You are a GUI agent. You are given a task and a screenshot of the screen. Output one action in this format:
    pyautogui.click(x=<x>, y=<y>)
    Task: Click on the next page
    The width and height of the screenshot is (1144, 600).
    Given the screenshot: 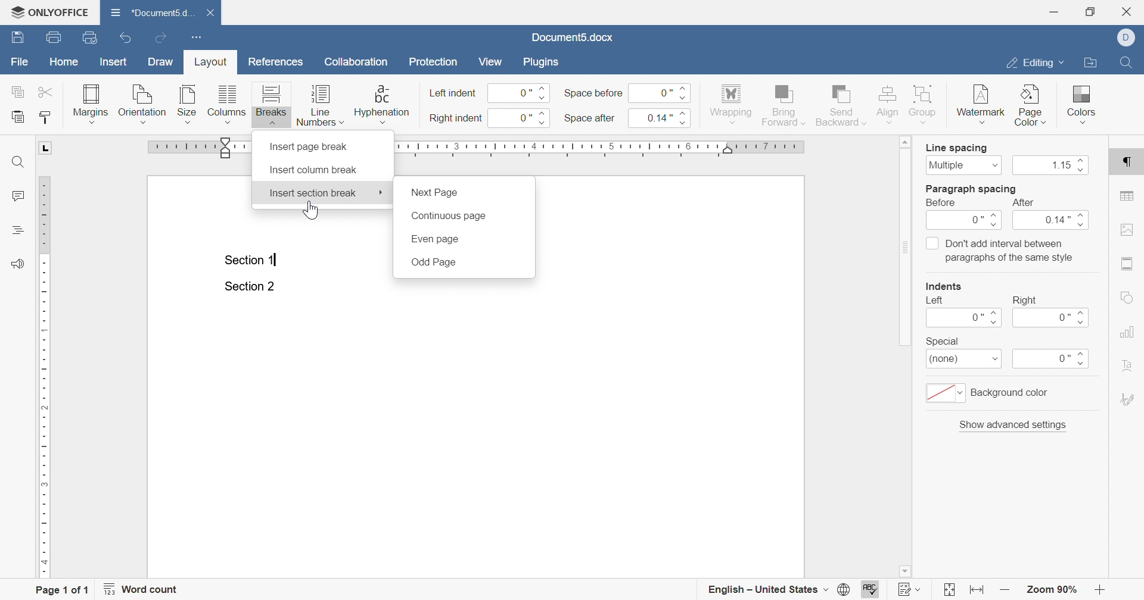 What is the action you would take?
    pyautogui.click(x=436, y=193)
    